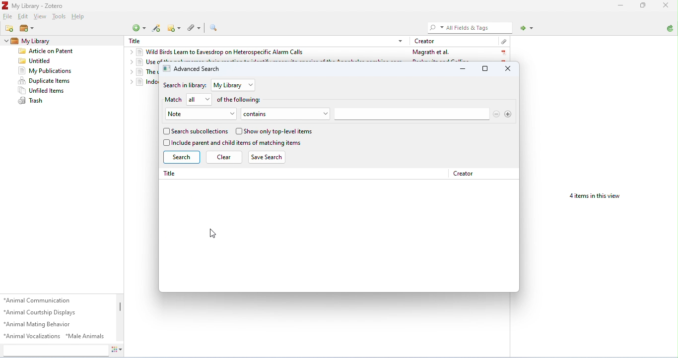  Describe the element at coordinates (593, 197) in the screenshot. I see `4 items in this view` at that location.